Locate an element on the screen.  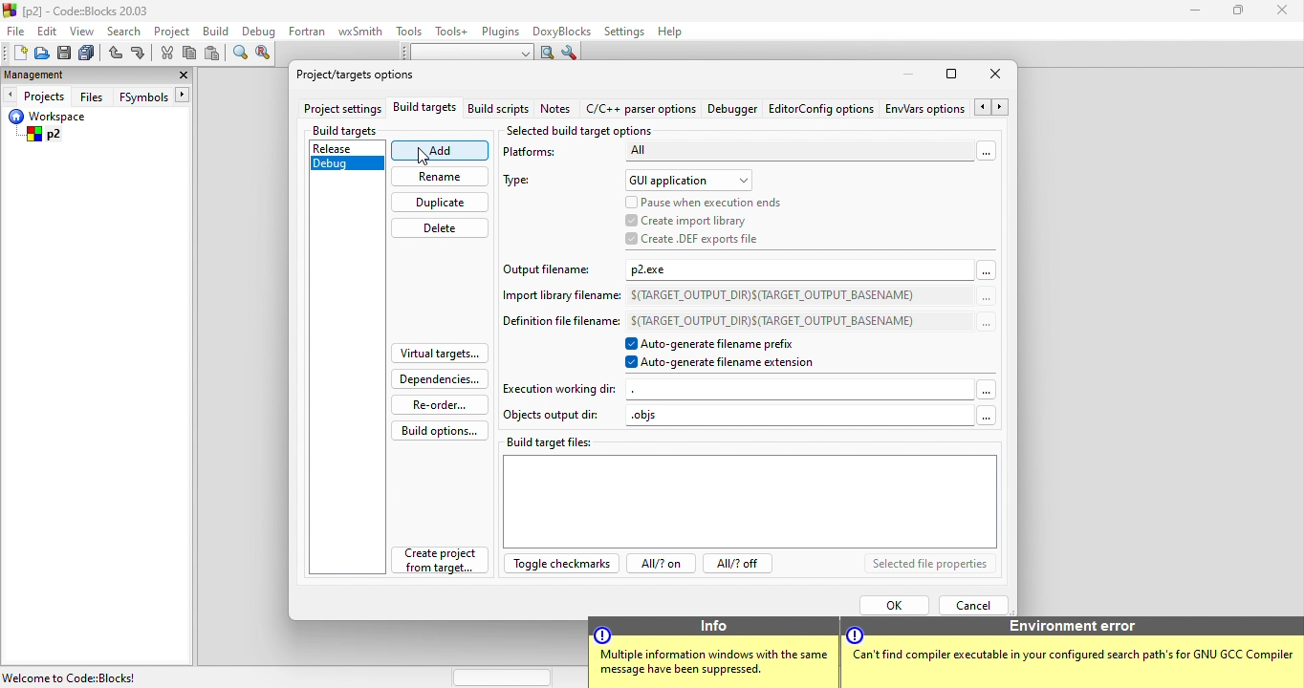
run search is located at coordinates (546, 53).